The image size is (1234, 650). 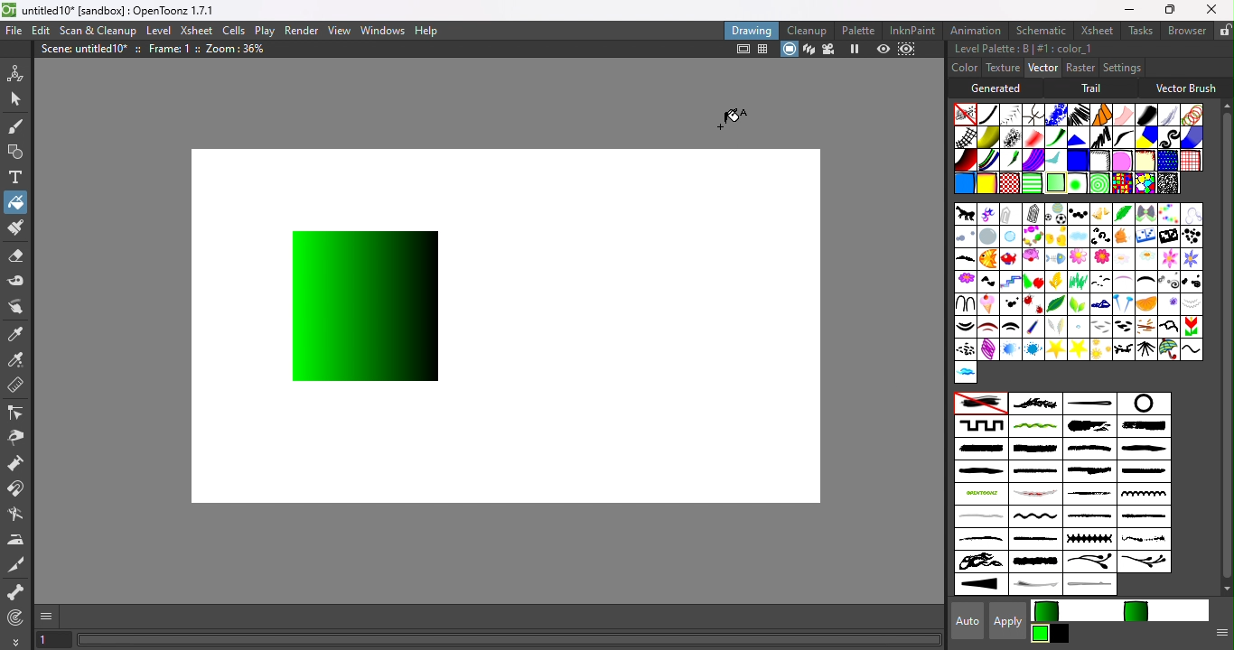 What do you see at coordinates (15, 515) in the screenshot?
I see `Cutter tool` at bounding box center [15, 515].